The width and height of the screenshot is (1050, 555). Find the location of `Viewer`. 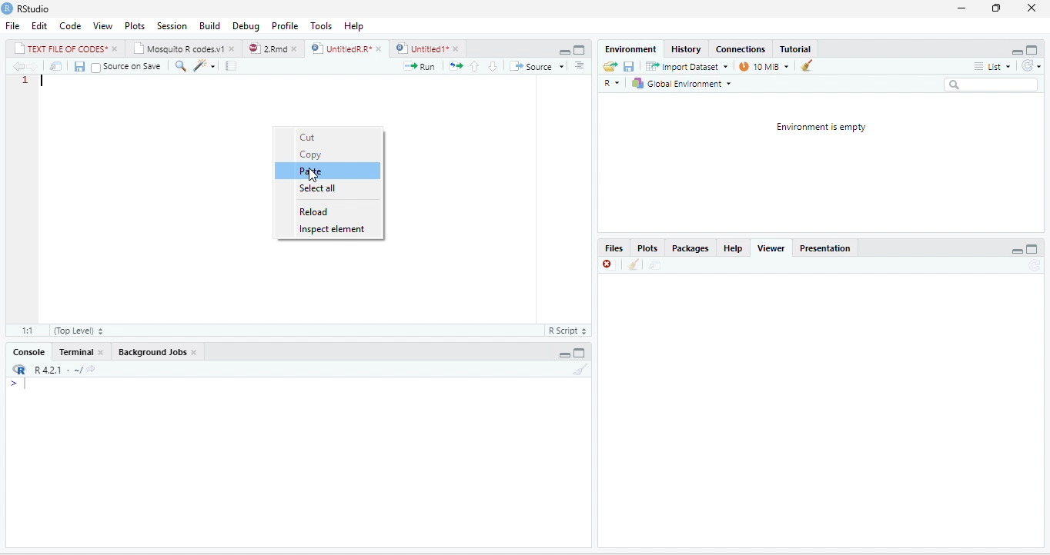

Viewer is located at coordinates (775, 248).